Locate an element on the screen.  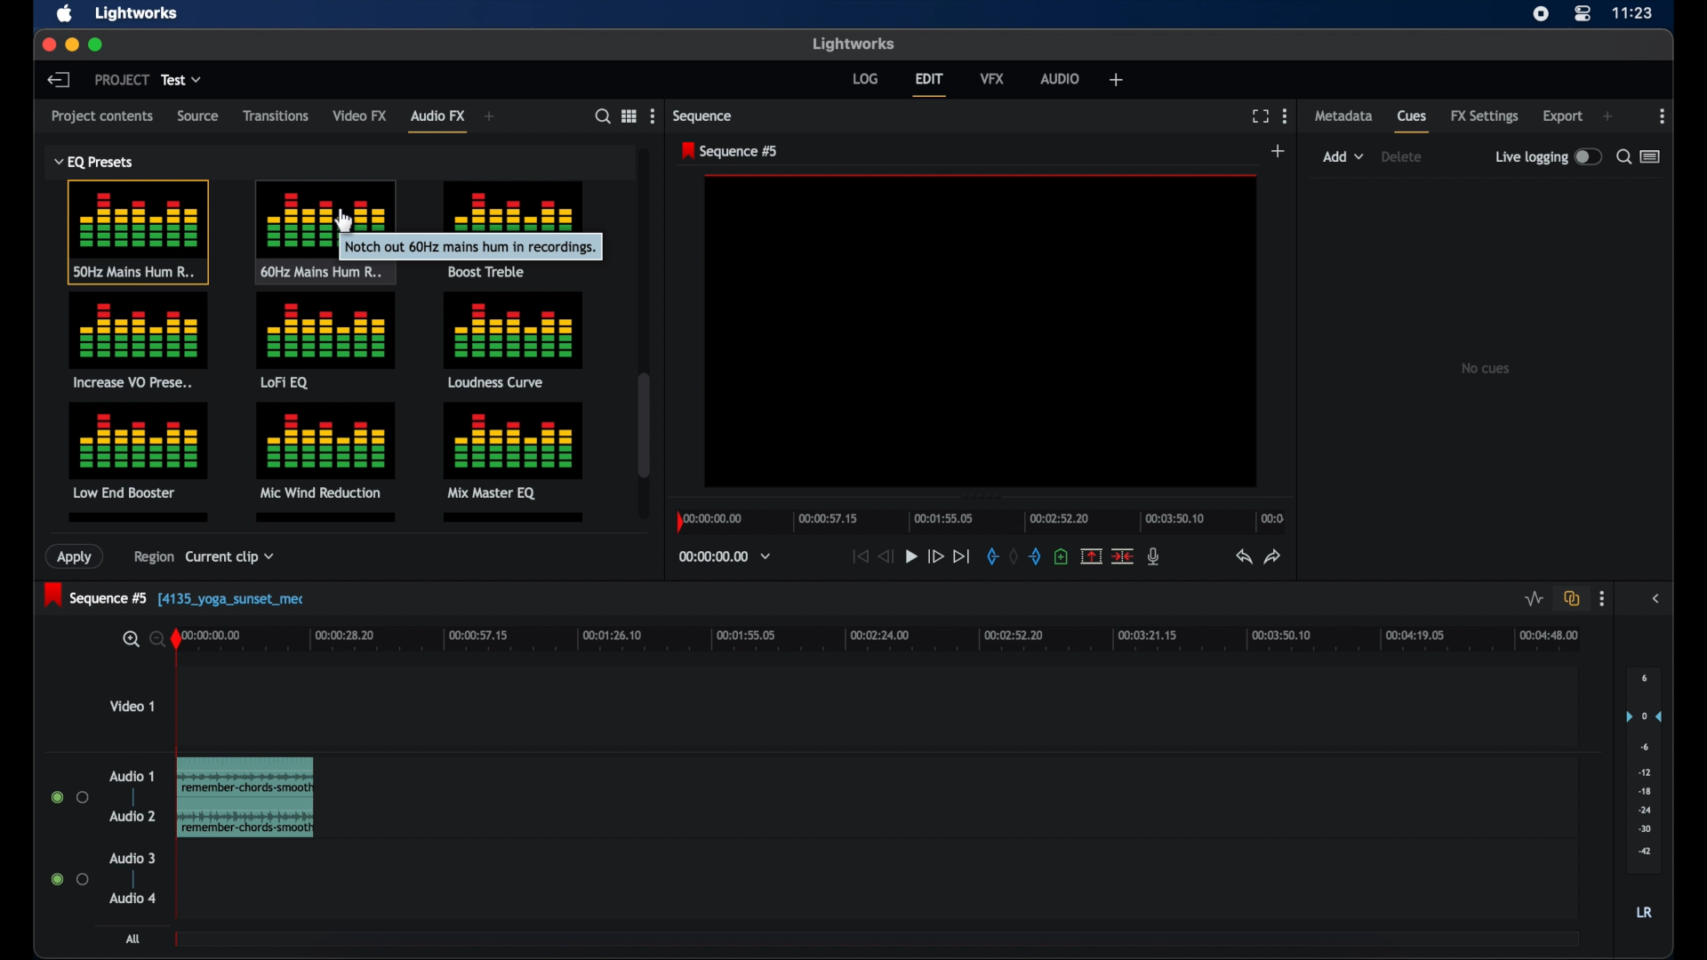
sequence is located at coordinates (729, 151).